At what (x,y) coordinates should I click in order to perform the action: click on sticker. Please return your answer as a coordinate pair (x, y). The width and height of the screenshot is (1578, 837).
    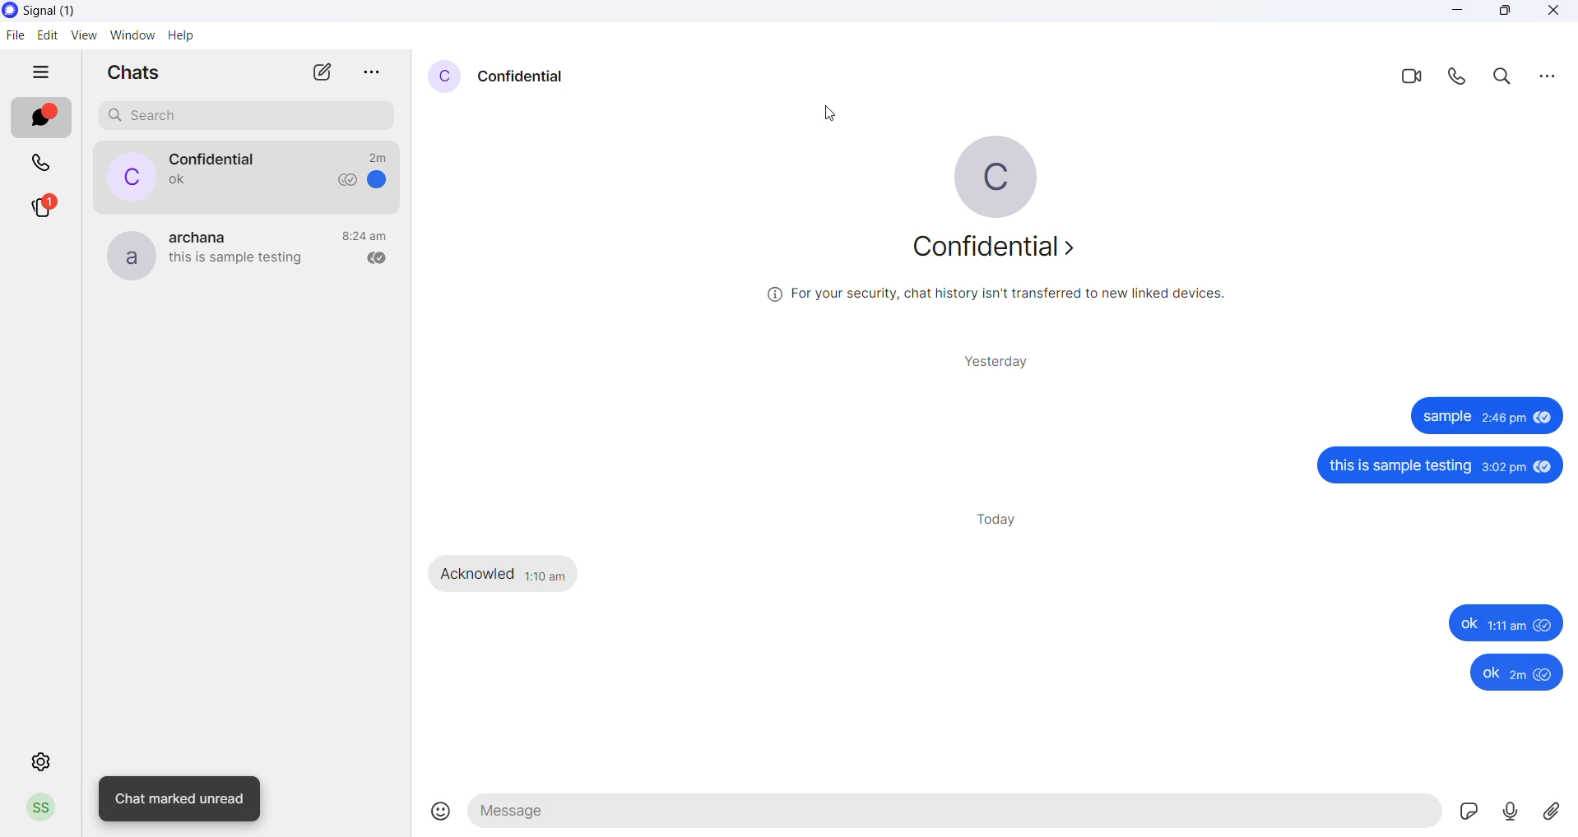
    Looking at the image, I should click on (1468, 815).